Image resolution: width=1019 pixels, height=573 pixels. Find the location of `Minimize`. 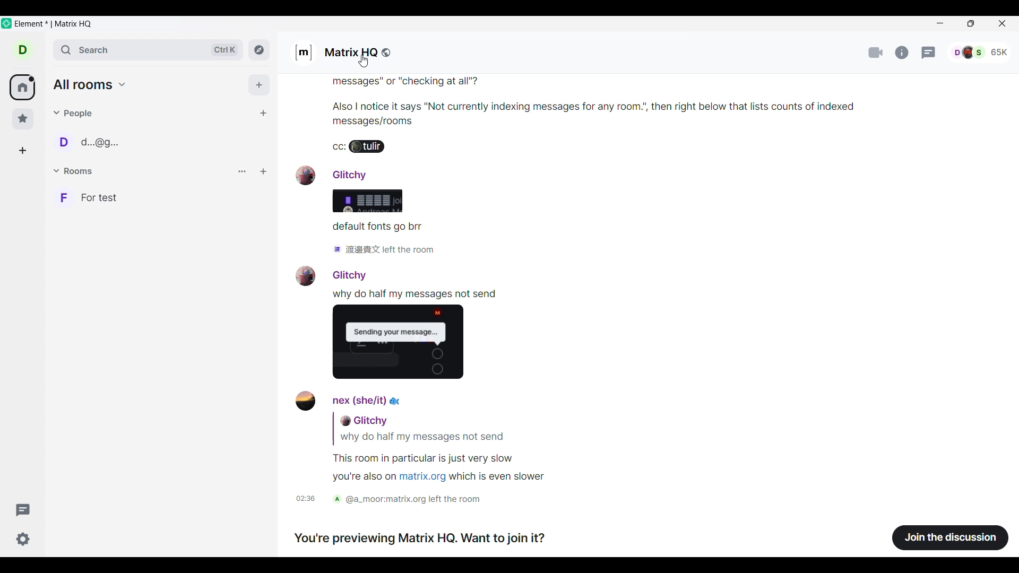

Minimize is located at coordinates (941, 25).